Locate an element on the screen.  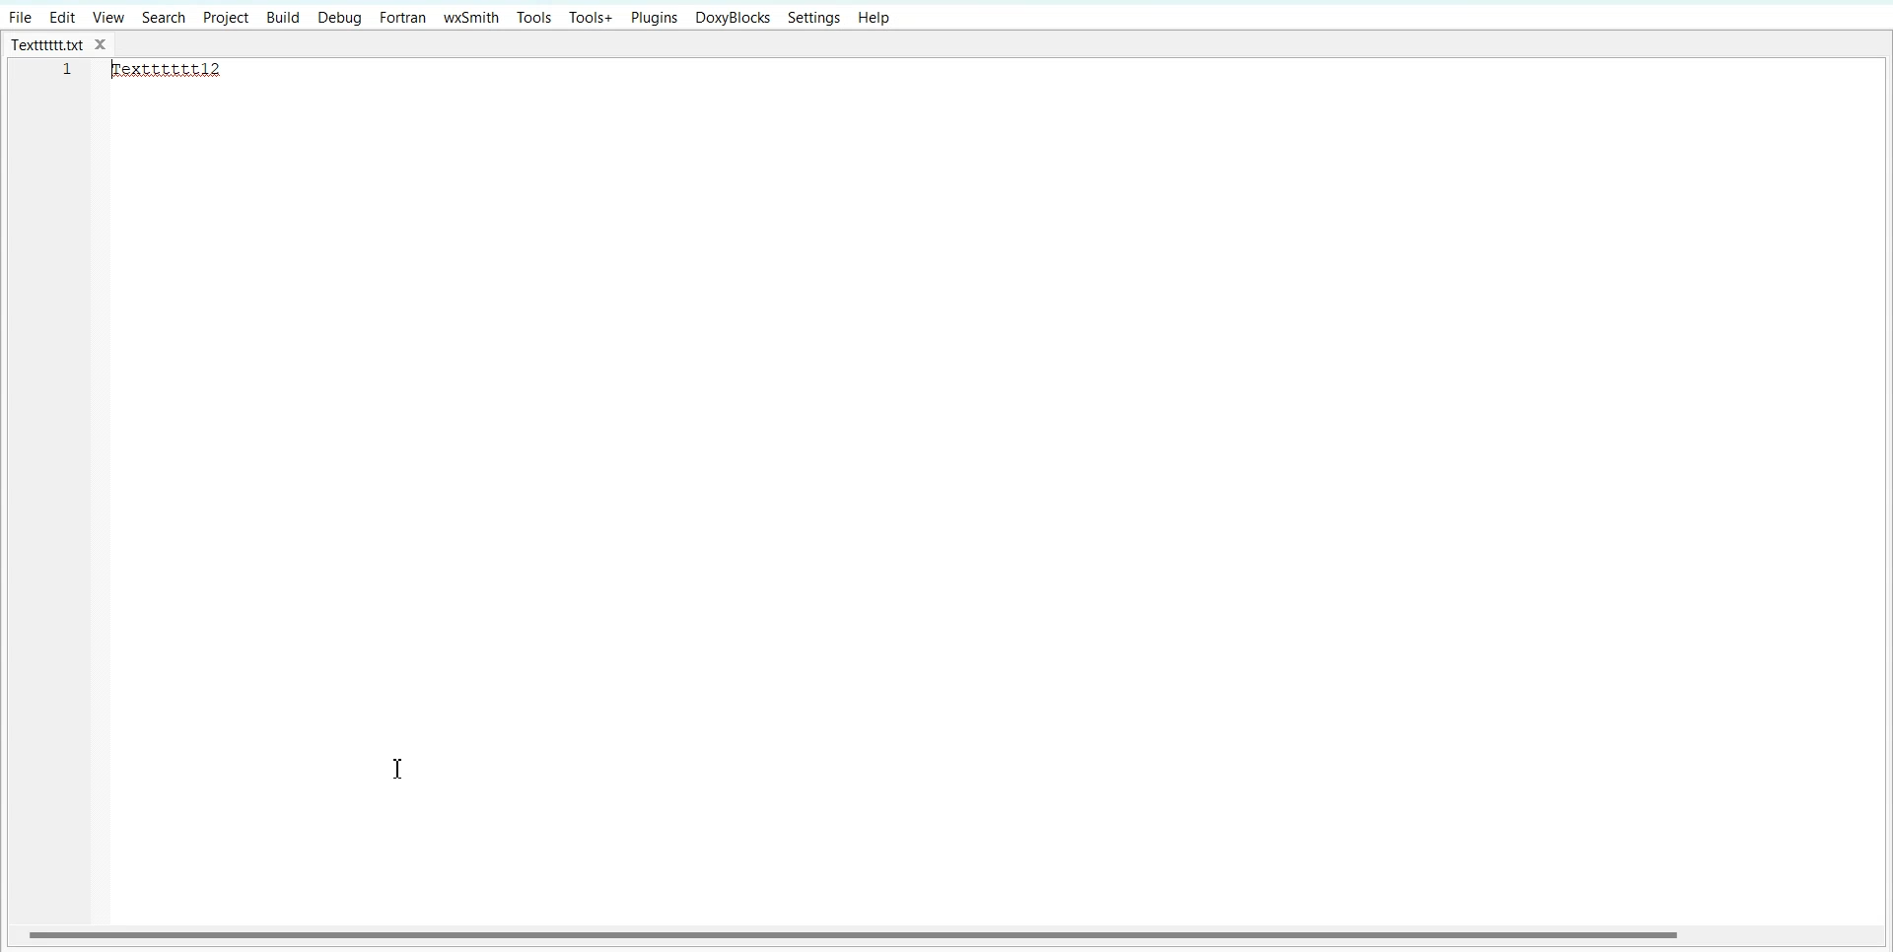
Horizontal scroll bar is located at coordinates (856, 933).